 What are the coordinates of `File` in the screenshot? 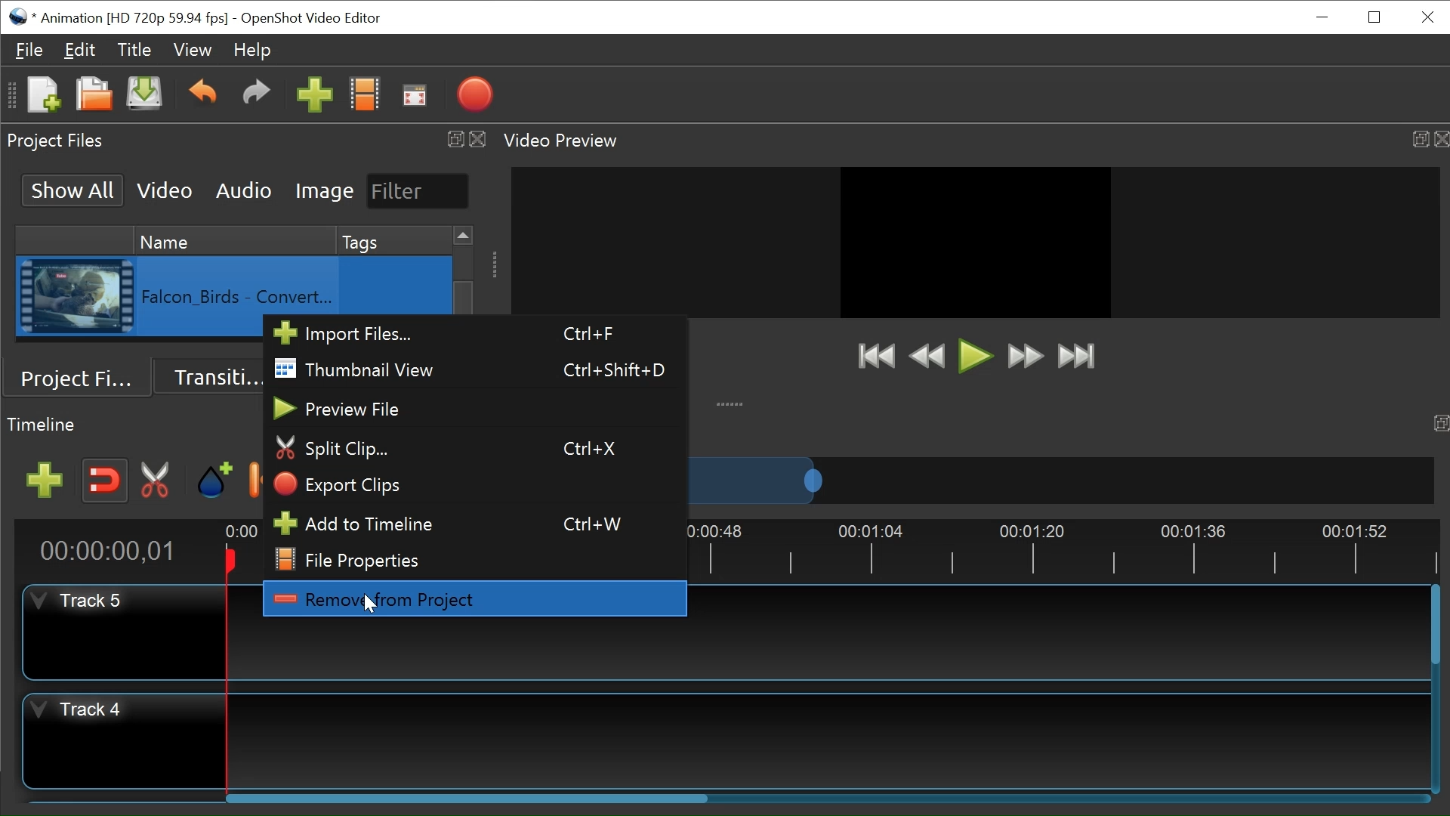 It's located at (31, 49).